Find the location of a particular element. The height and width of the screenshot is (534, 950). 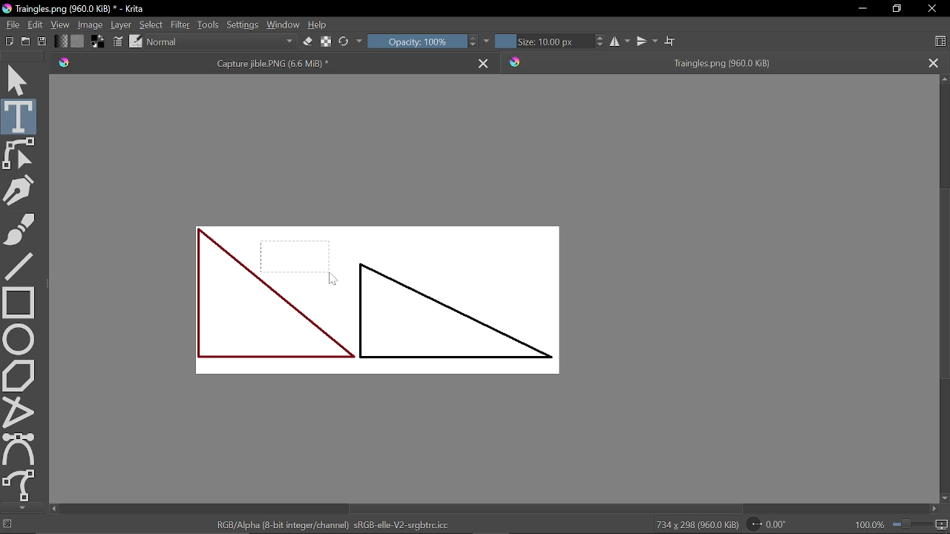

Layer is located at coordinates (121, 25).